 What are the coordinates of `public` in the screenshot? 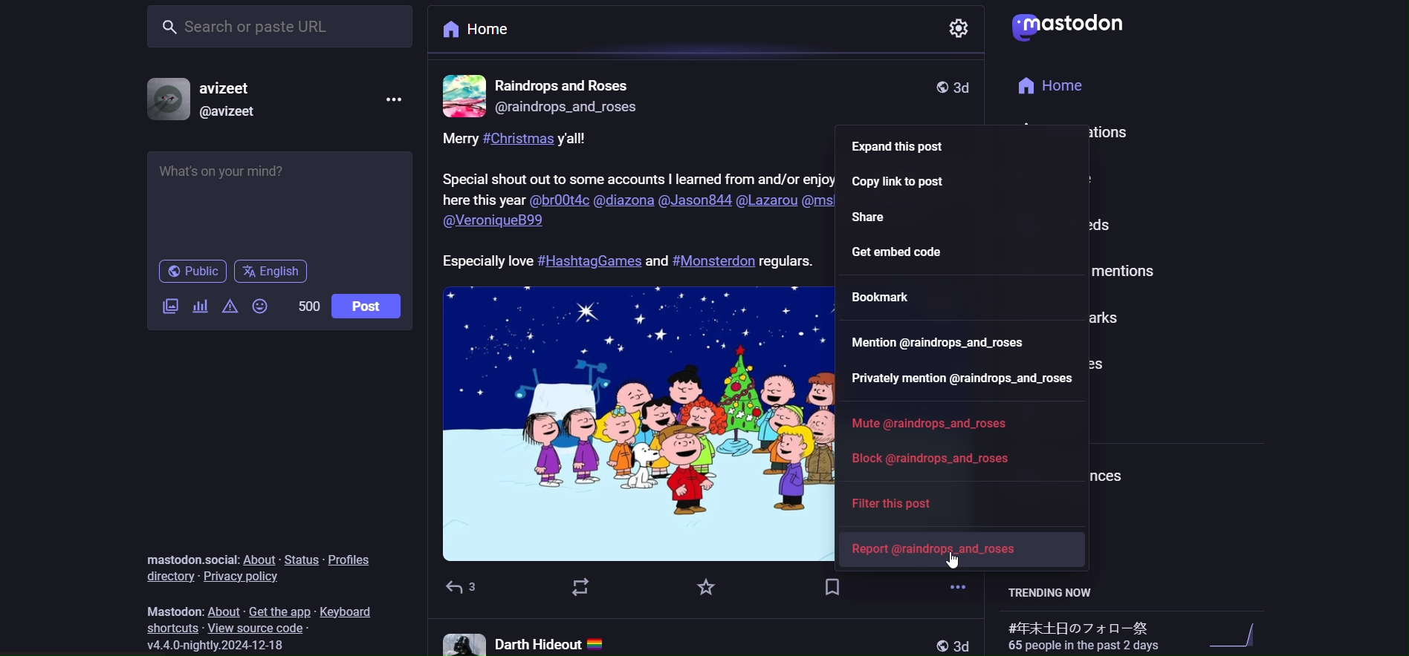 It's located at (936, 87).